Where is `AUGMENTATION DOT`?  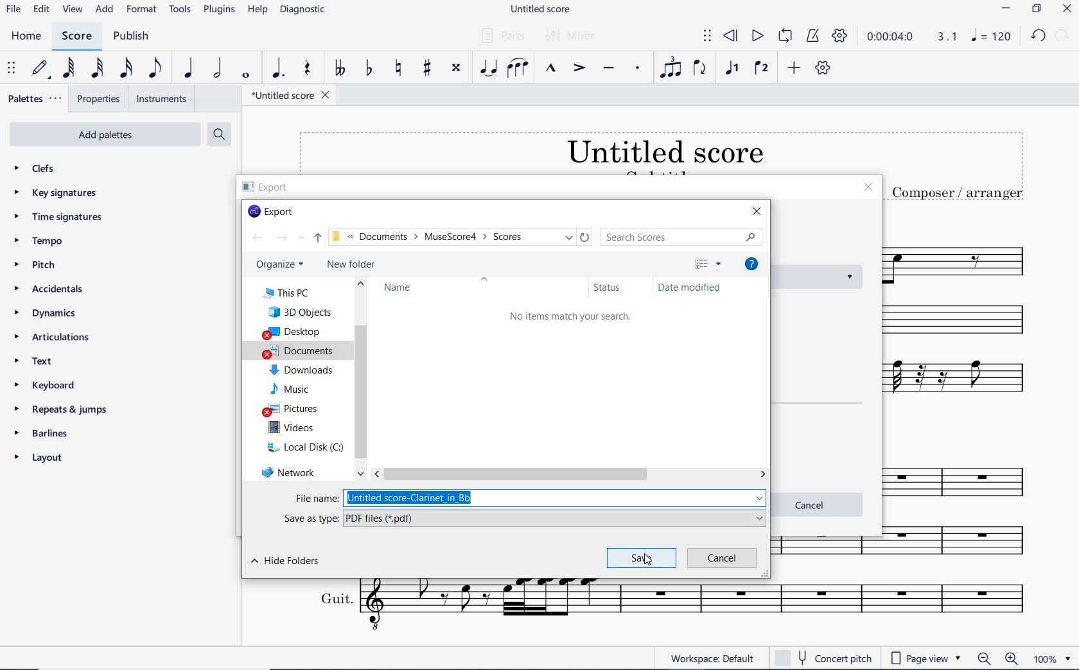
AUGMENTATION DOT is located at coordinates (278, 70).